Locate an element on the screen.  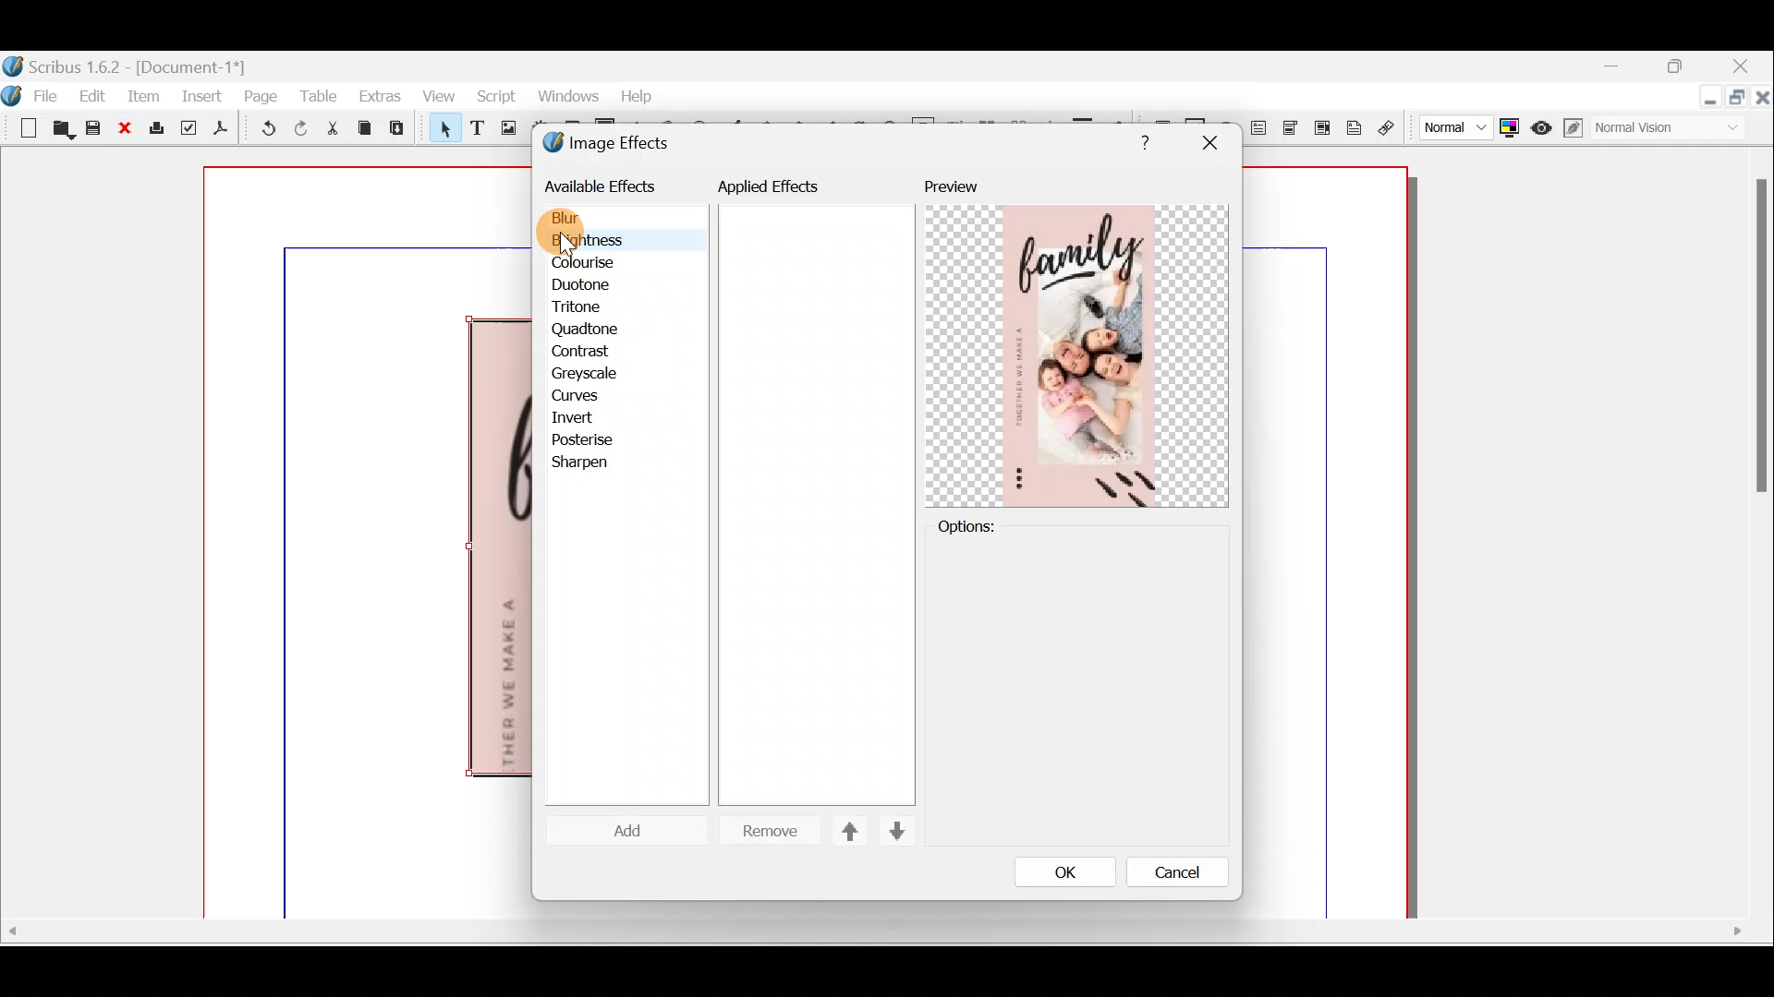
File is located at coordinates (51, 94).